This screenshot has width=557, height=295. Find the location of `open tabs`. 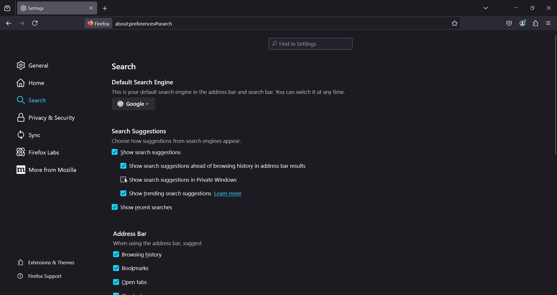

open tabs is located at coordinates (131, 282).